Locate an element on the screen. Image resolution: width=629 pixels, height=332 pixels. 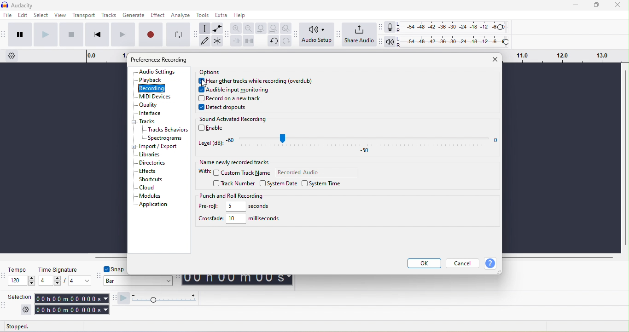
help is located at coordinates (489, 263).